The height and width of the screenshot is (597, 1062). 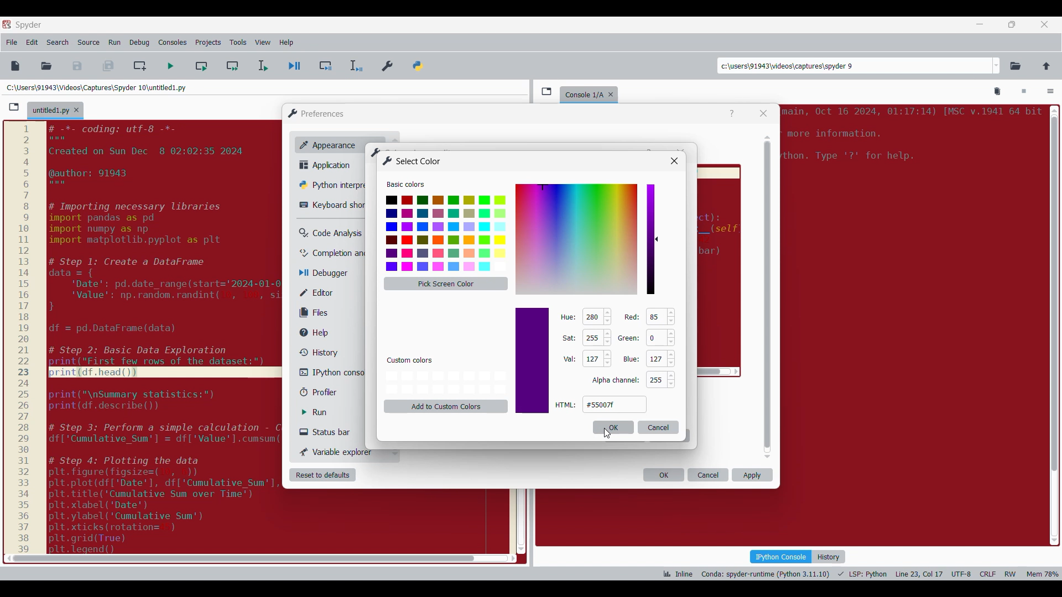 What do you see at coordinates (568, 338) in the screenshot?
I see `sat` at bounding box center [568, 338].